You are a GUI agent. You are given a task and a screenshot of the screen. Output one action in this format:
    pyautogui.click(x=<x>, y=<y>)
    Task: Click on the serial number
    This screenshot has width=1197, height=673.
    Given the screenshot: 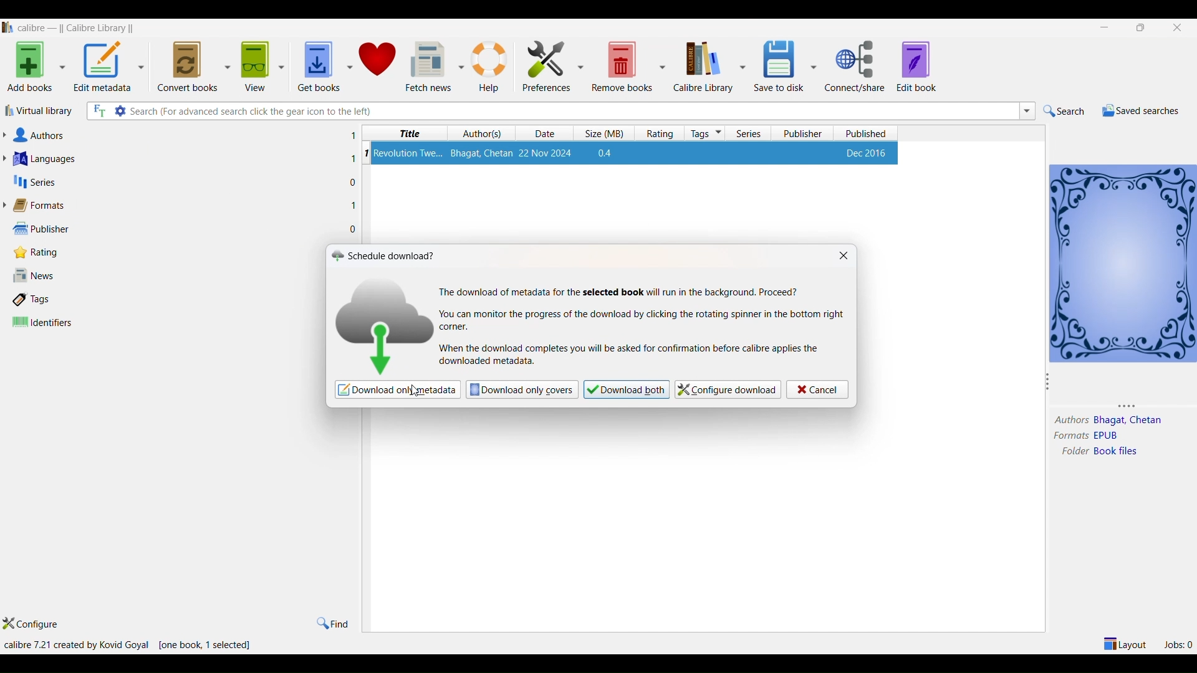 What is the action you would take?
    pyautogui.click(x=365, y=153)
    